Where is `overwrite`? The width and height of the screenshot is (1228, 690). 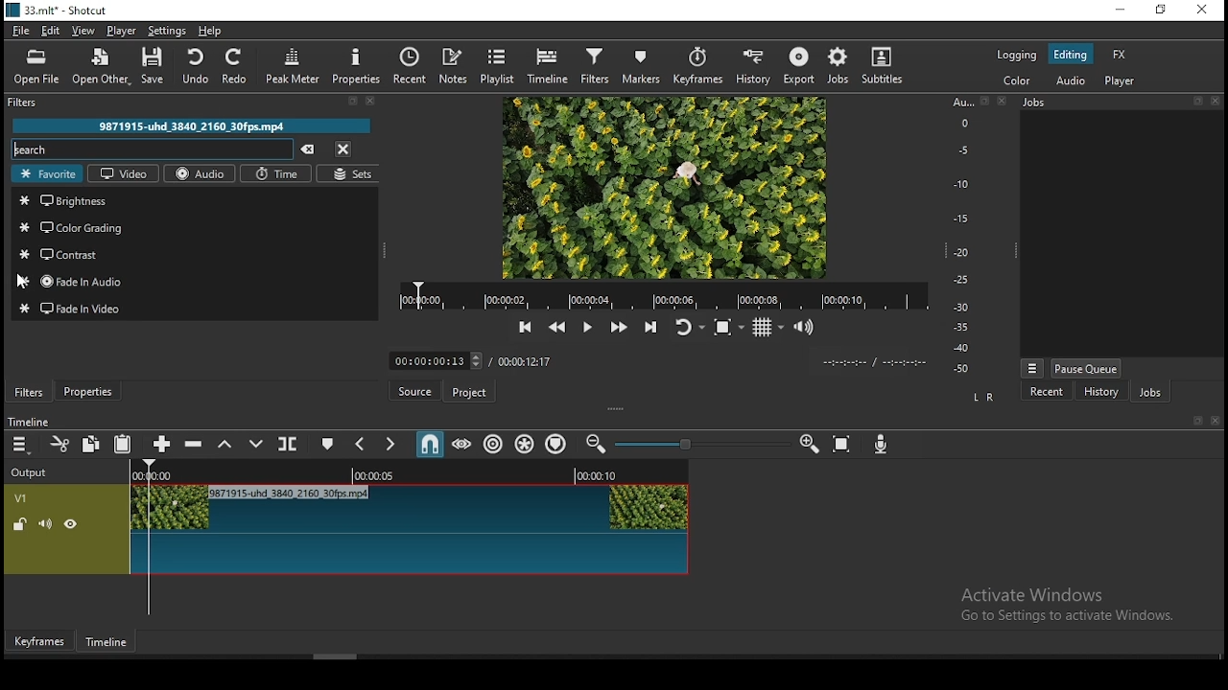 overwrite is located at coordinates (254, 441).